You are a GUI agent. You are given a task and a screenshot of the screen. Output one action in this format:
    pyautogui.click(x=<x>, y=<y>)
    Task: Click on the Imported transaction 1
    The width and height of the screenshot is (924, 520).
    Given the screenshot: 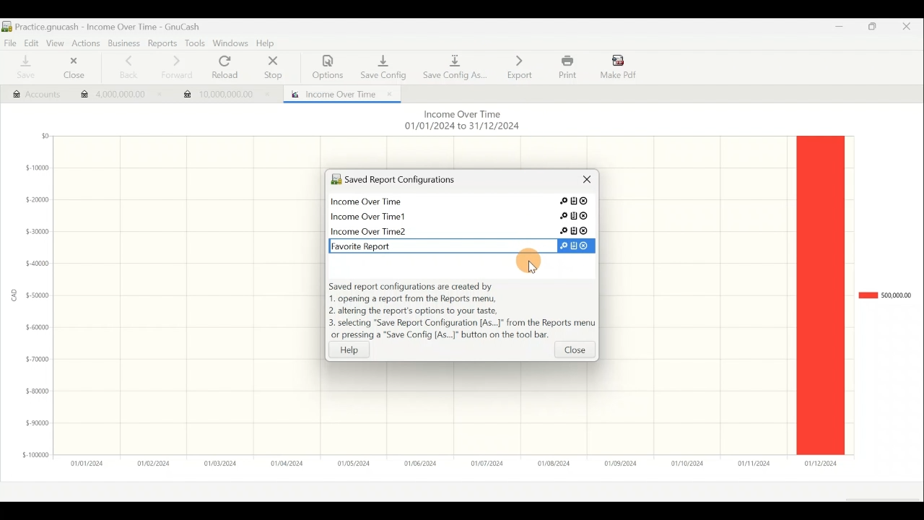 What is the action you would take?
    pyautogui.click(x=116, y=96)
    